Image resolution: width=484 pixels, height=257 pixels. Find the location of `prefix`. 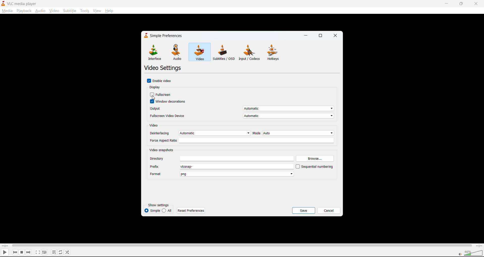

prefix is located at coordinates (220, 167).